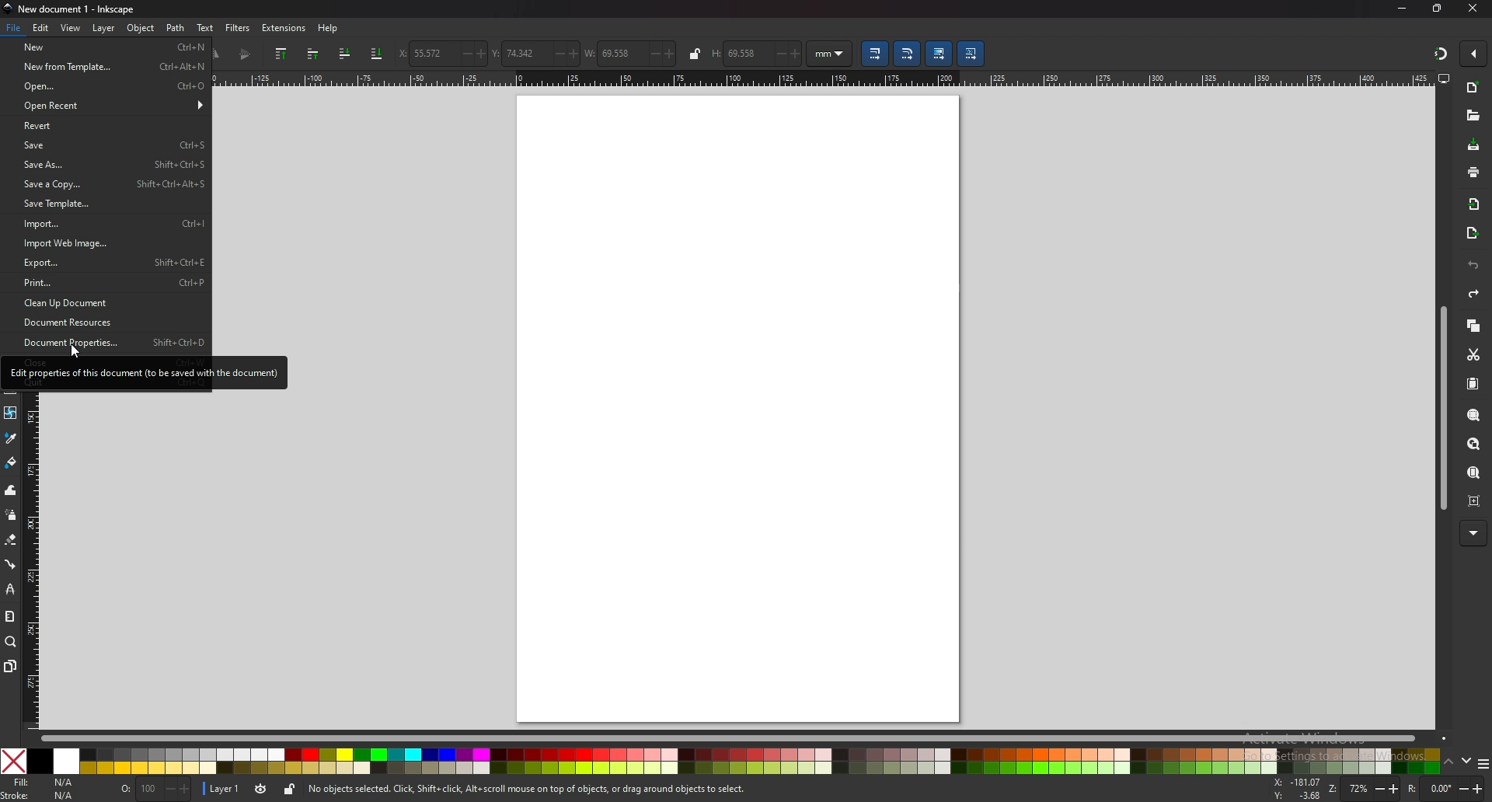 The height and width of the screenshot is (802, 1492). Describe the element at coordinates (873, 53) in the screenshot. I see `move gradient` at that location.